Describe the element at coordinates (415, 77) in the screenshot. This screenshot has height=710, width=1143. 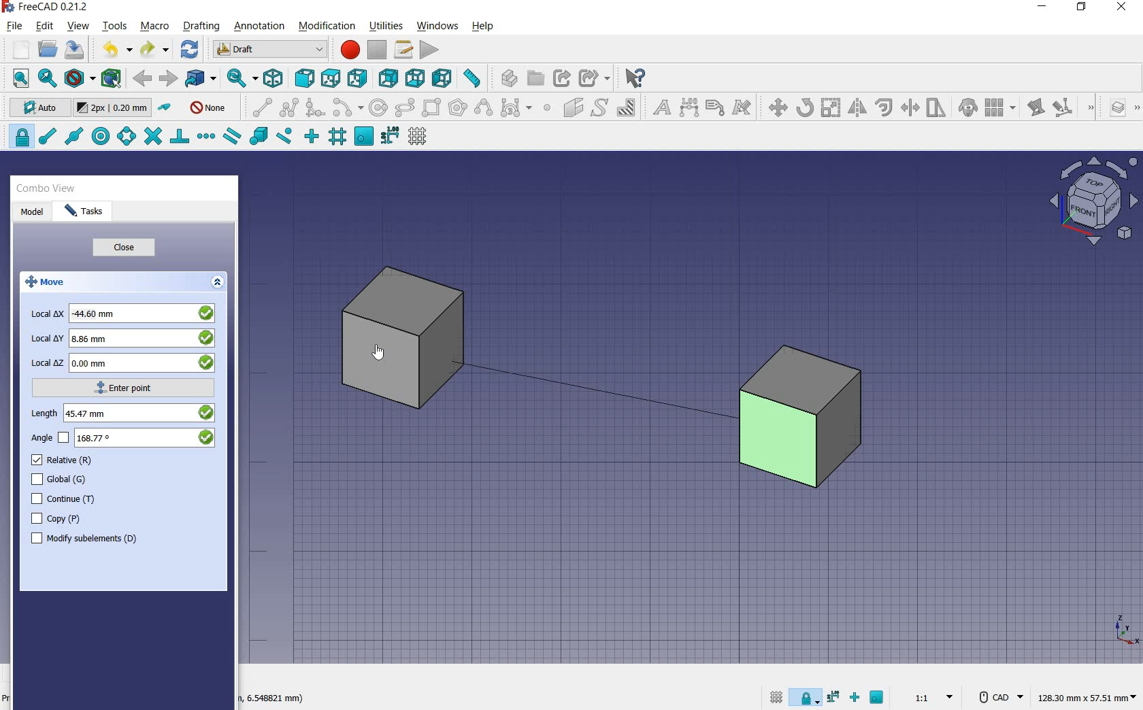
I see `bottom` at that location.